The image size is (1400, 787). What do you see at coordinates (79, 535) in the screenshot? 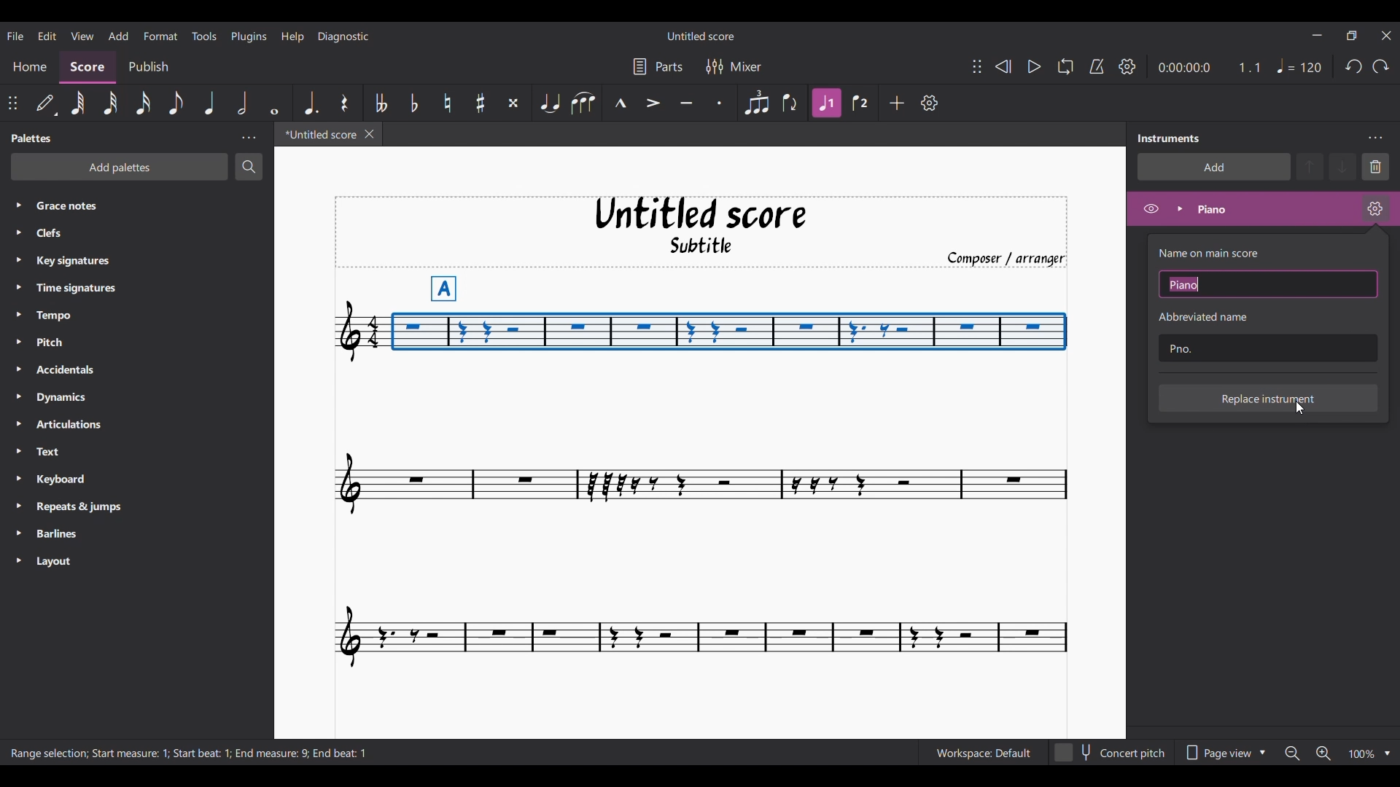
I see `Barlines` at bounding box center [79, 535].